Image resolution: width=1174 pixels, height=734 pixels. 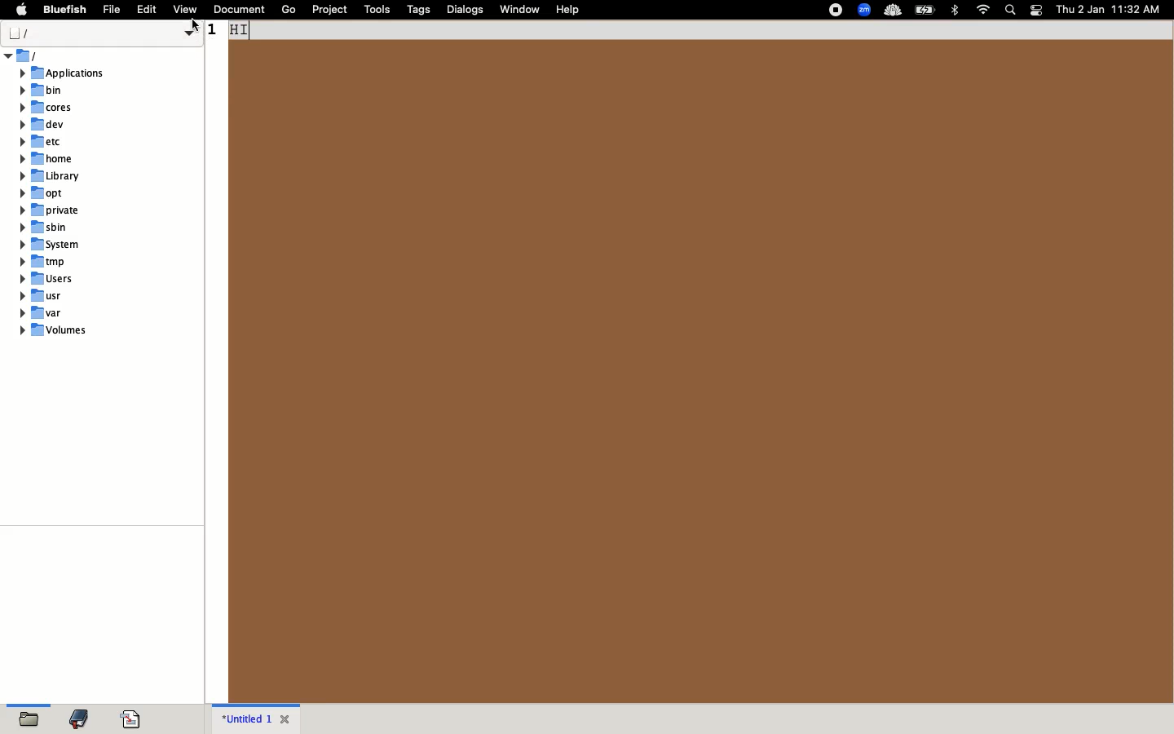 What do you see at coordinates (42, 142) in the screenshot?
I see `etc` at bounding box center [42, 142].